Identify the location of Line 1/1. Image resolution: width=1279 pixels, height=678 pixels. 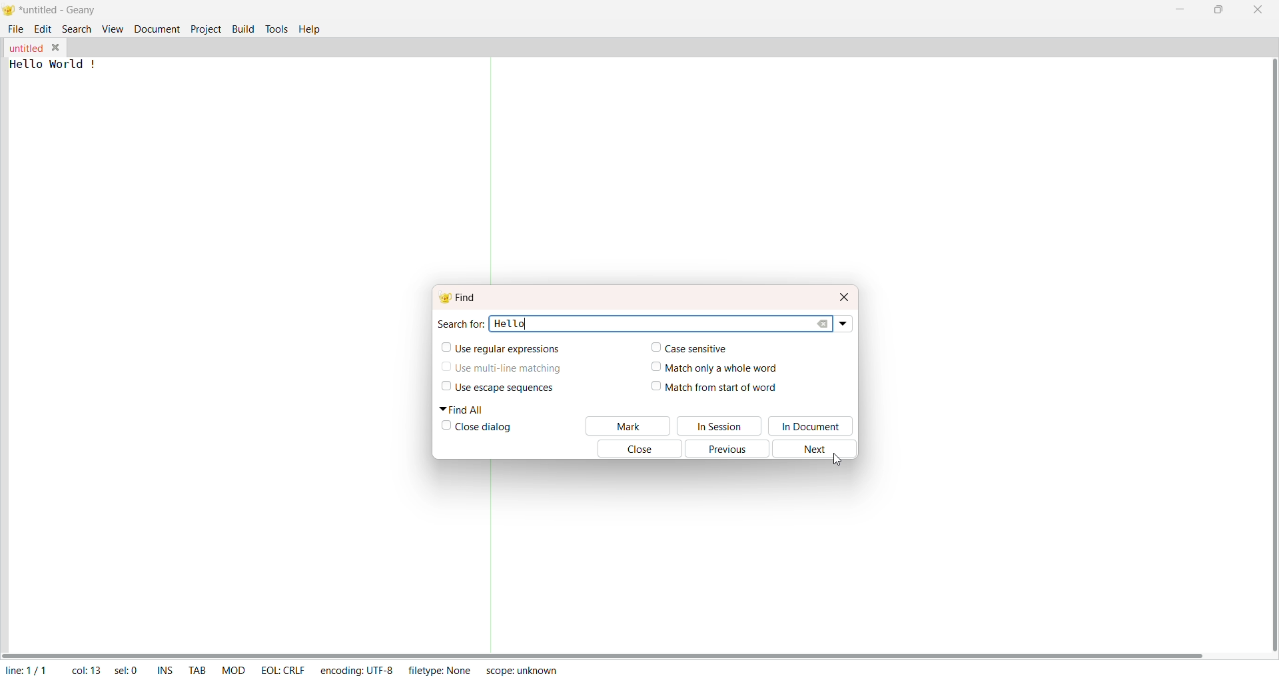
(29, 668).